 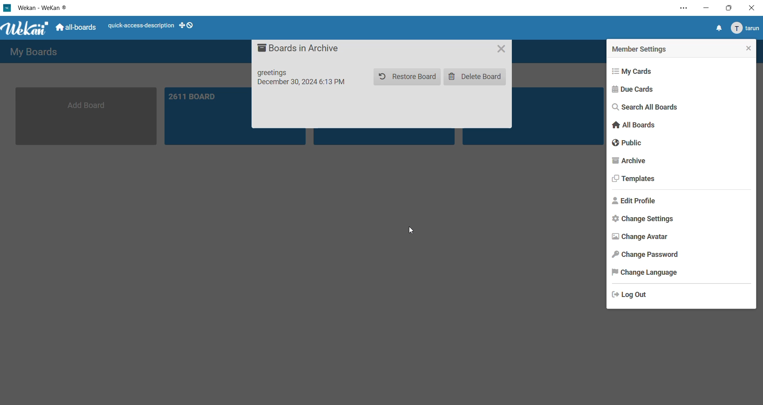 I want to click on settings, so click(x=681, y=9).